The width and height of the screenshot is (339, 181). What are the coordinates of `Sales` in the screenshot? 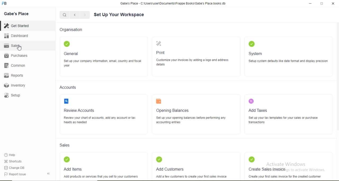 It's located at (68, 146).